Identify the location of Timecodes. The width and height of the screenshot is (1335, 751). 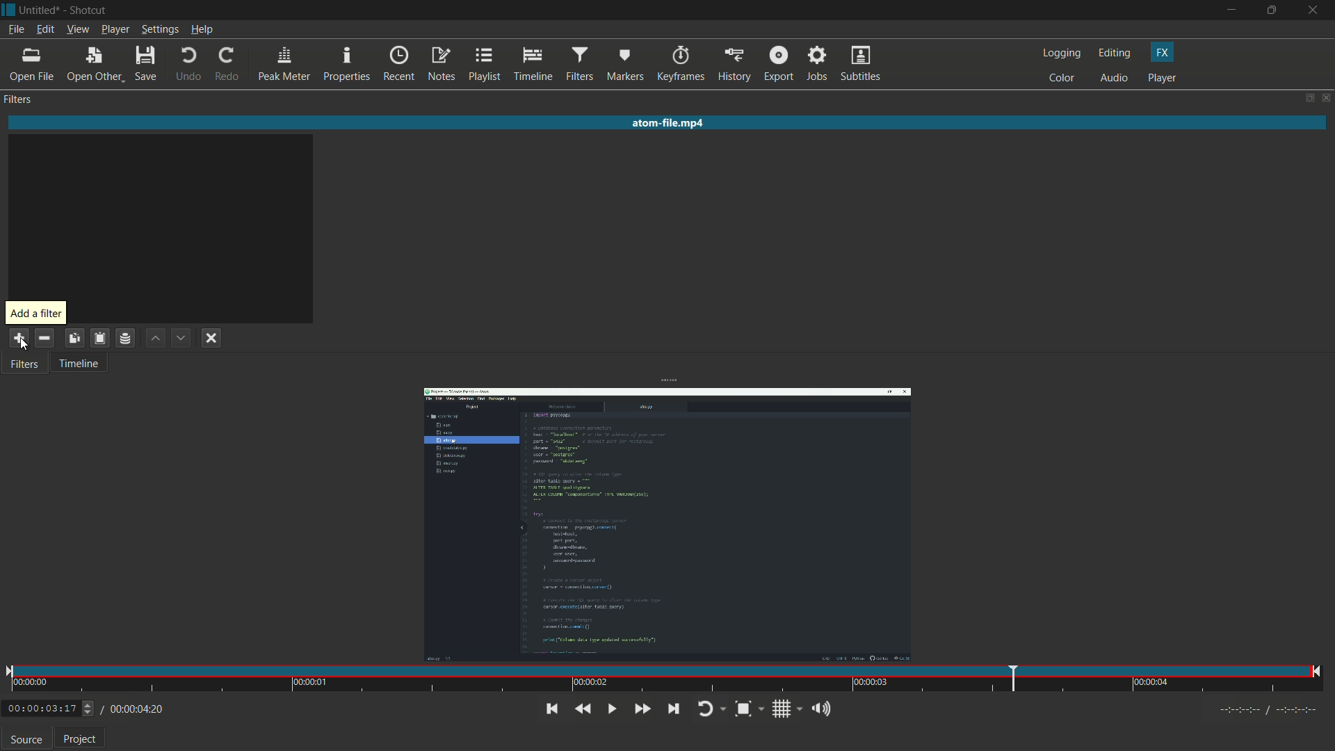
(1259, 709).